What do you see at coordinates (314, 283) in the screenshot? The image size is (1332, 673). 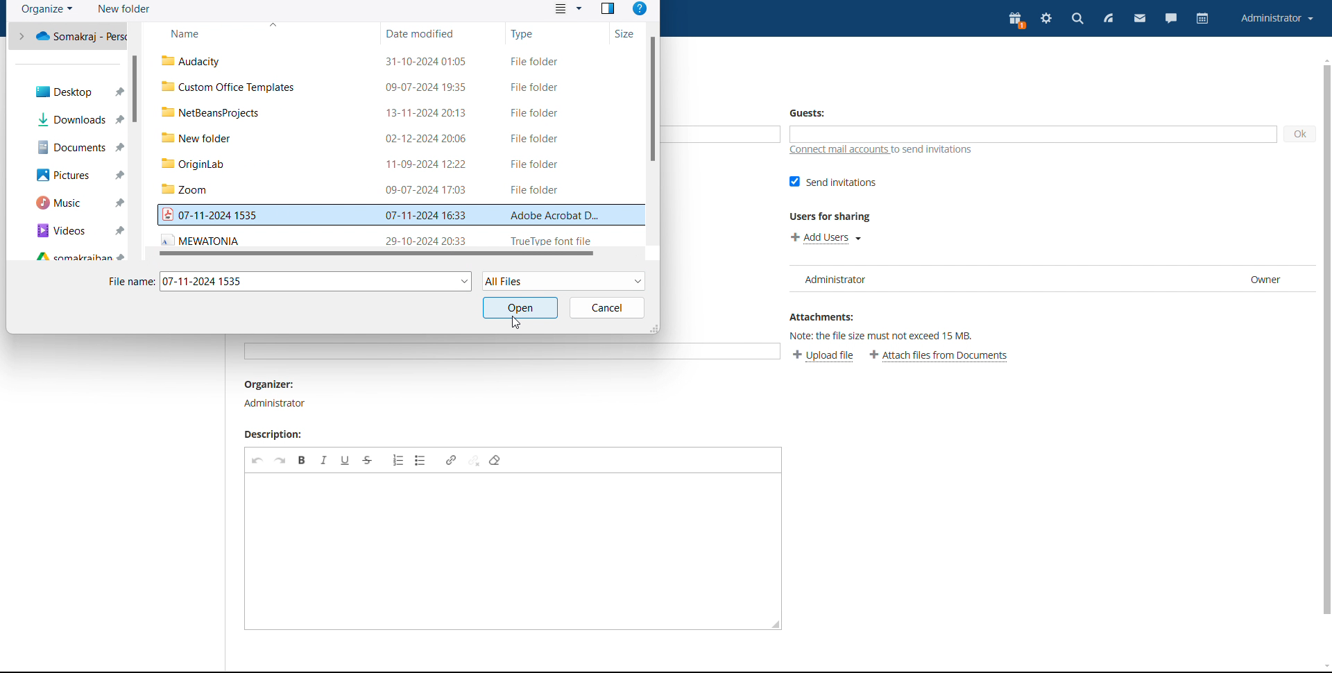 I see `` at bounding box center [314, 283].